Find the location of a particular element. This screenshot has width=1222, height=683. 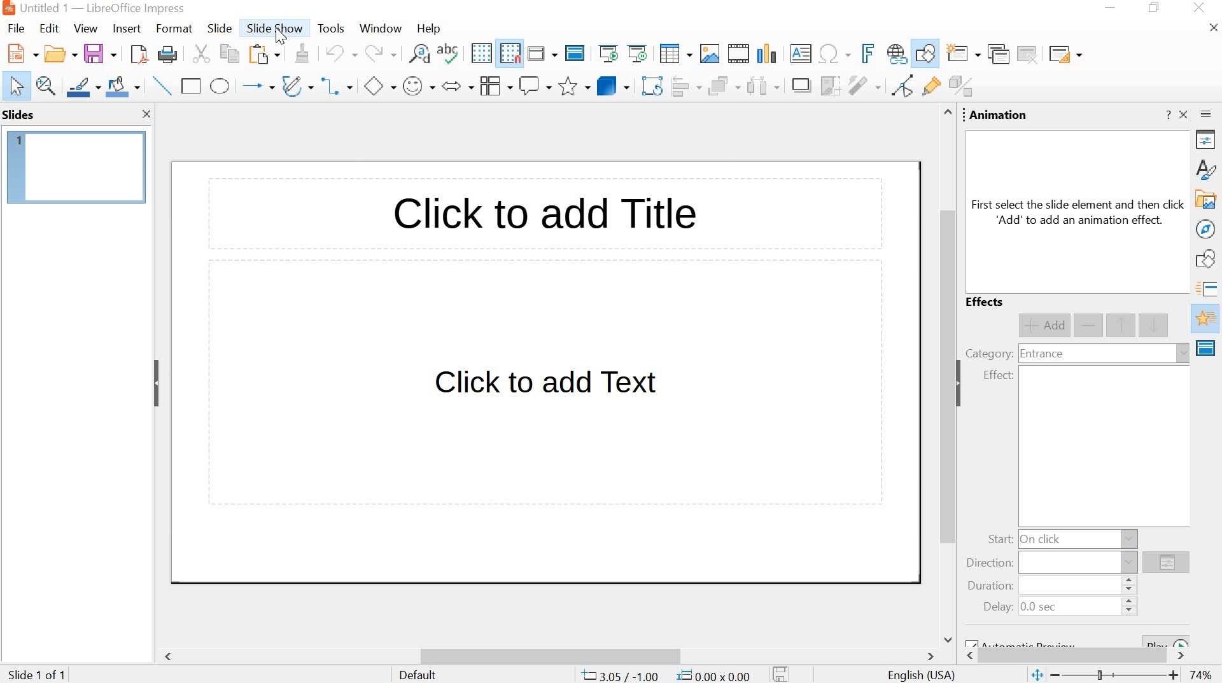

save is located at coordinates (100, 54).